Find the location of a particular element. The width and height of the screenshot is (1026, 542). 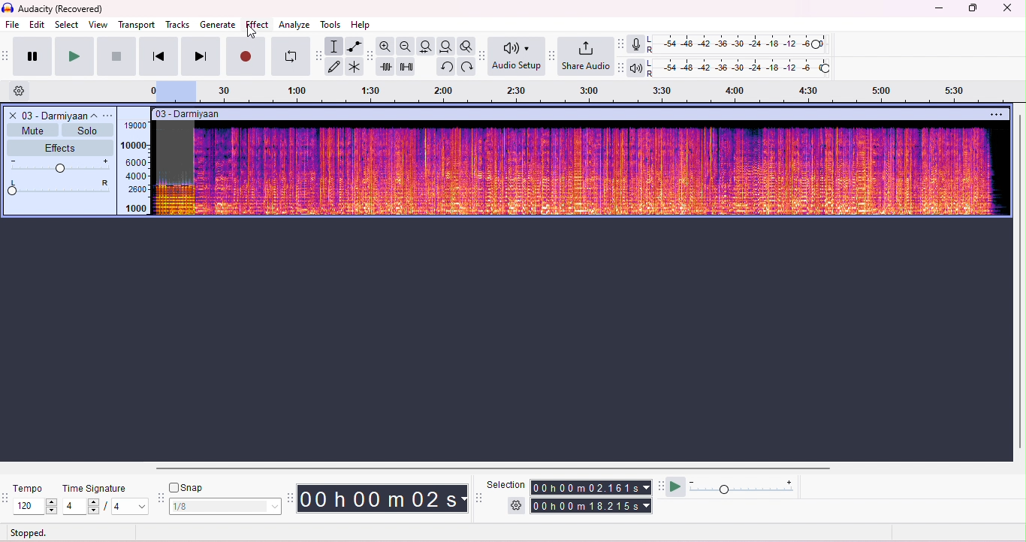

file is located at coordinates (12, 24).